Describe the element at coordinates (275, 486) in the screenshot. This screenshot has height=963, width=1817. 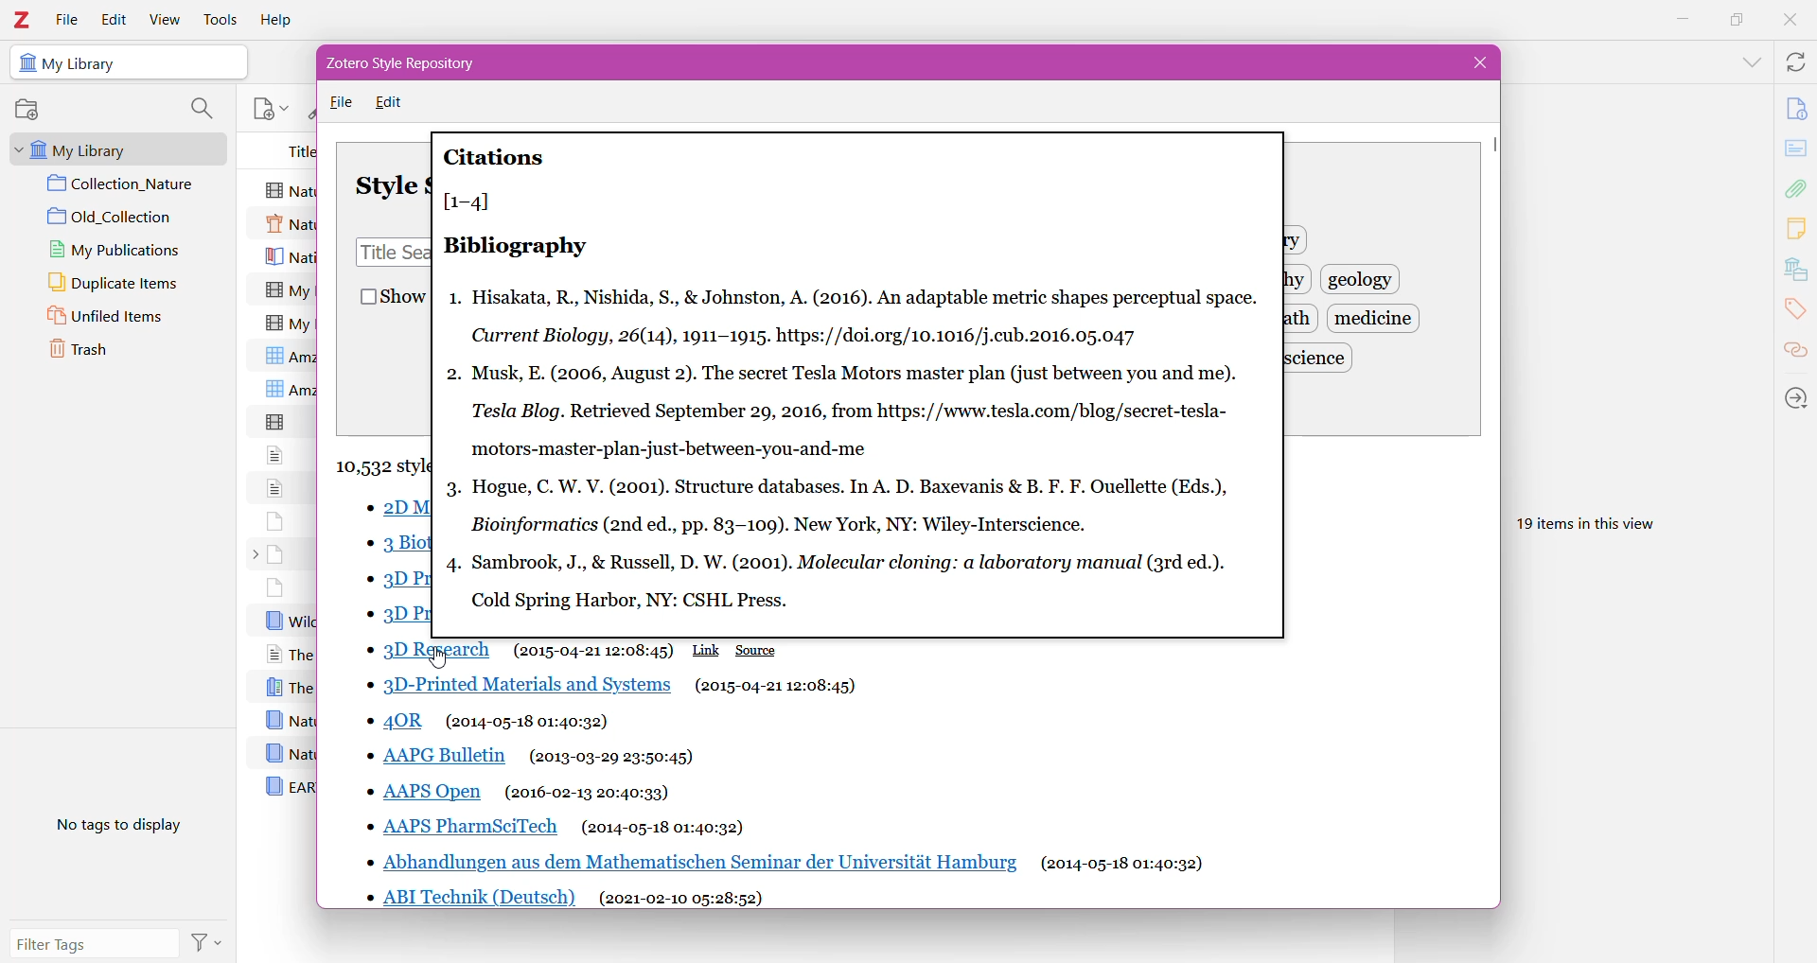
I see `file without title` at that location.